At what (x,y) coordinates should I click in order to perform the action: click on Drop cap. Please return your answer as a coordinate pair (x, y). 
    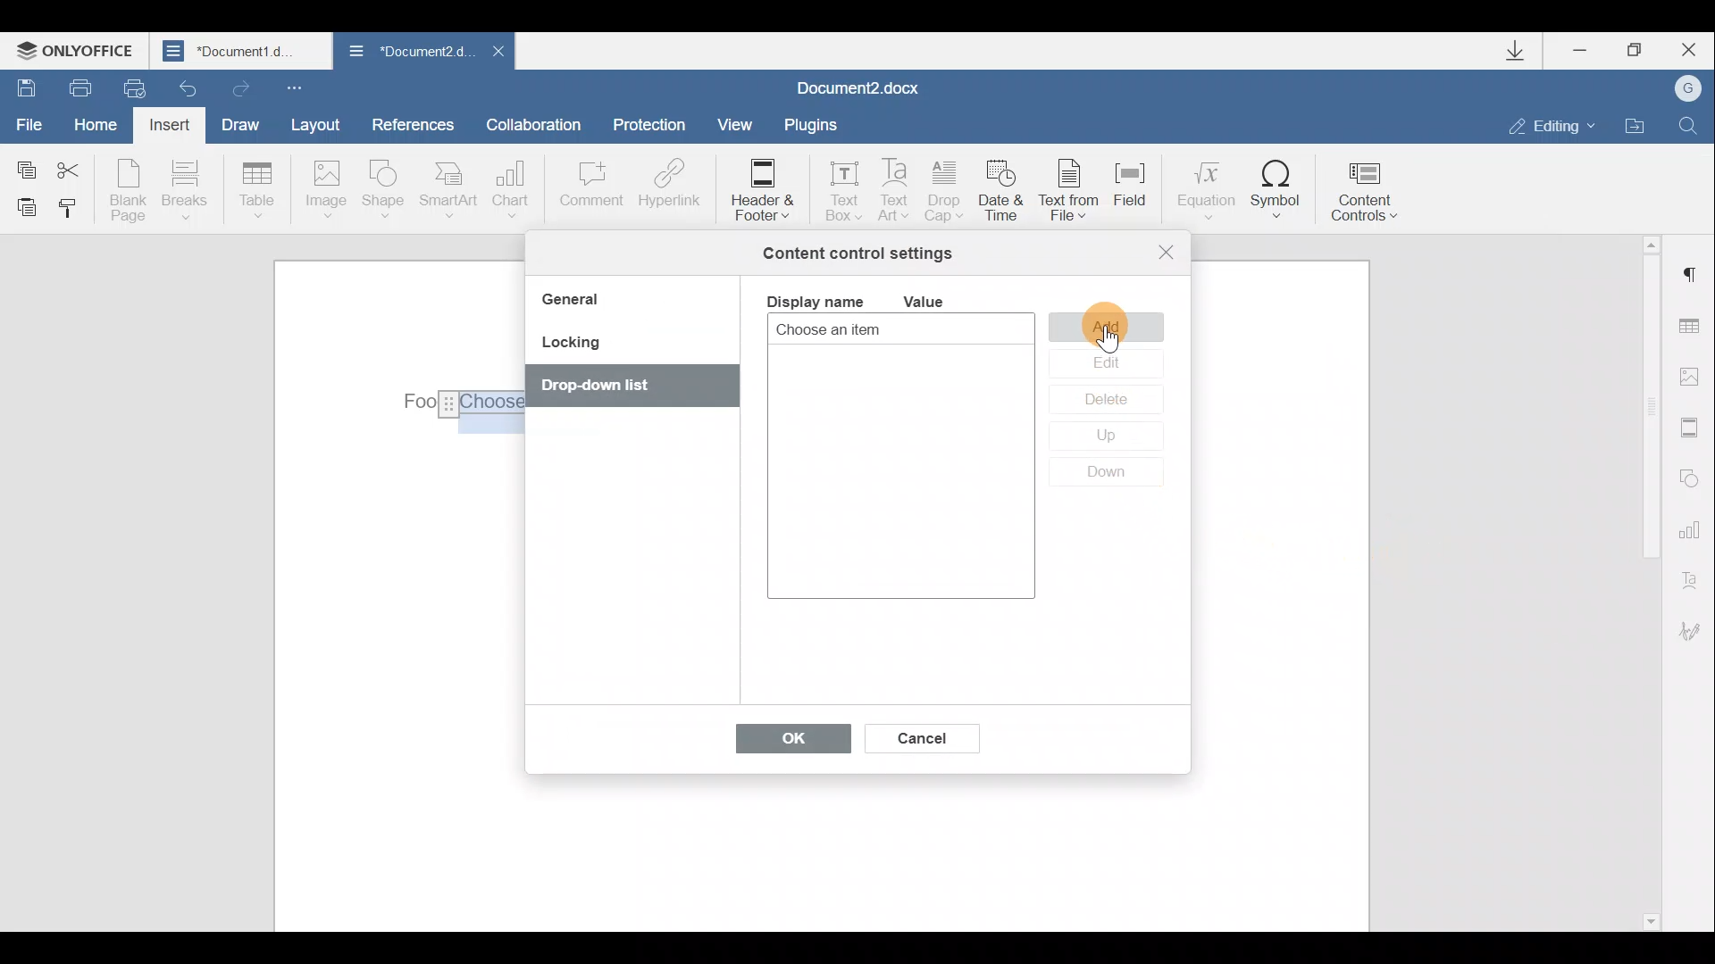
    Looking at the image, I should click on (945, 193).